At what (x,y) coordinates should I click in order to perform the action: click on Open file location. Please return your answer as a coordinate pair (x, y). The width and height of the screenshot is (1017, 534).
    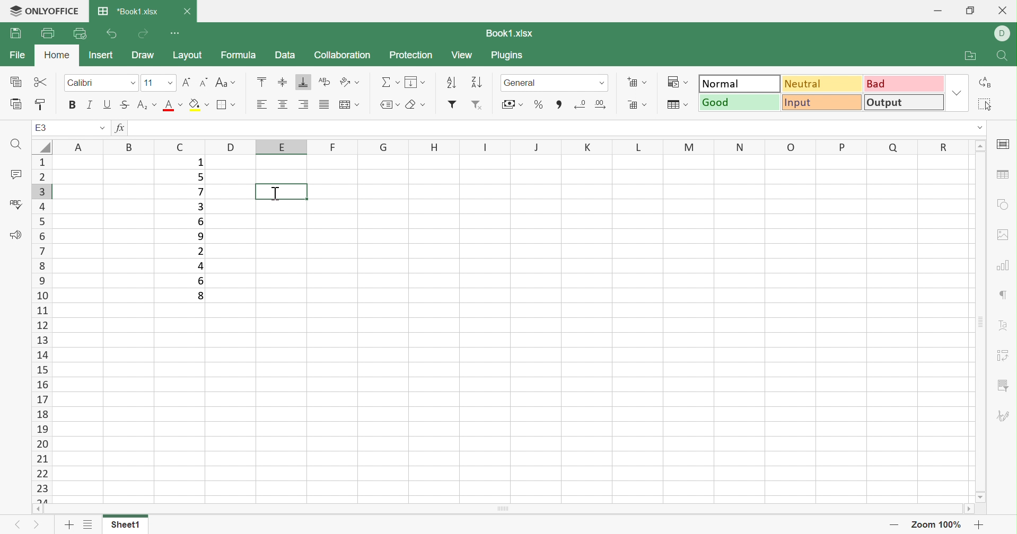
    Looking at the image, I should click on (973, 57).